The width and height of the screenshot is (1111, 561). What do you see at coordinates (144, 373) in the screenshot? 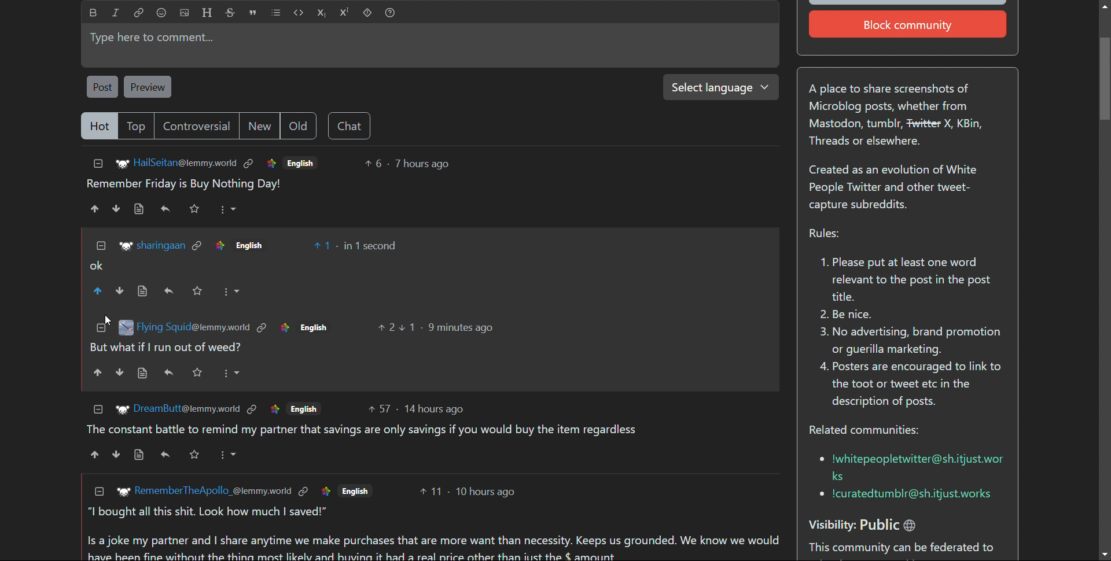
I see `view source` at bounding box center [144, 373].